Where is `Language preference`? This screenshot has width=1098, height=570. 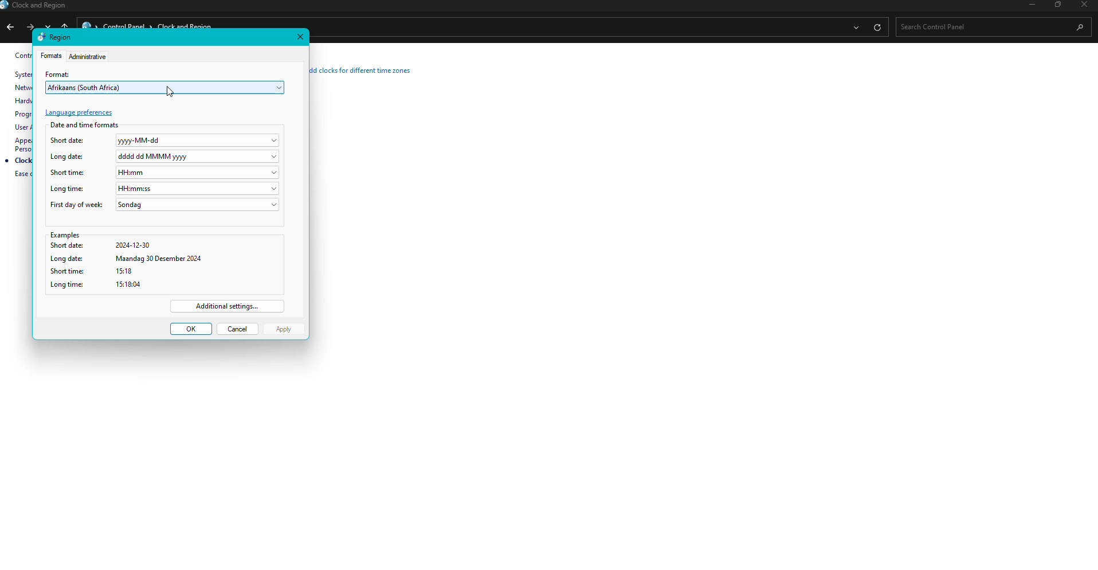 Language preference is located at coordinates (80, 113).